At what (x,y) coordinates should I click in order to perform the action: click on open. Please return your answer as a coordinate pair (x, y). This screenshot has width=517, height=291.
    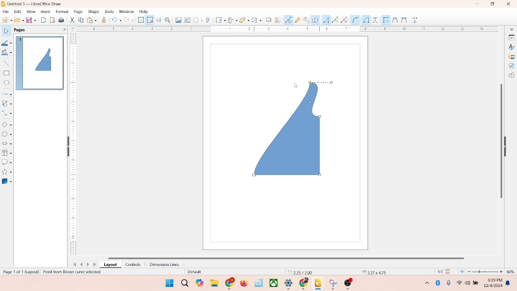
    Looking at the image, I should click on (18, 20).